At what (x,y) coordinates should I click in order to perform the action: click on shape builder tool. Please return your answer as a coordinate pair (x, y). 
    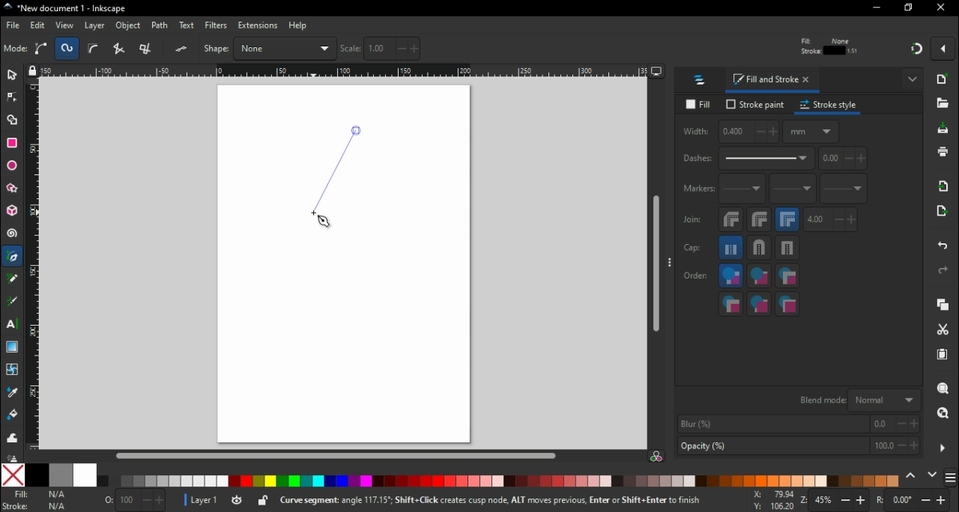
    Looking at the image, I should click on (14, 121).